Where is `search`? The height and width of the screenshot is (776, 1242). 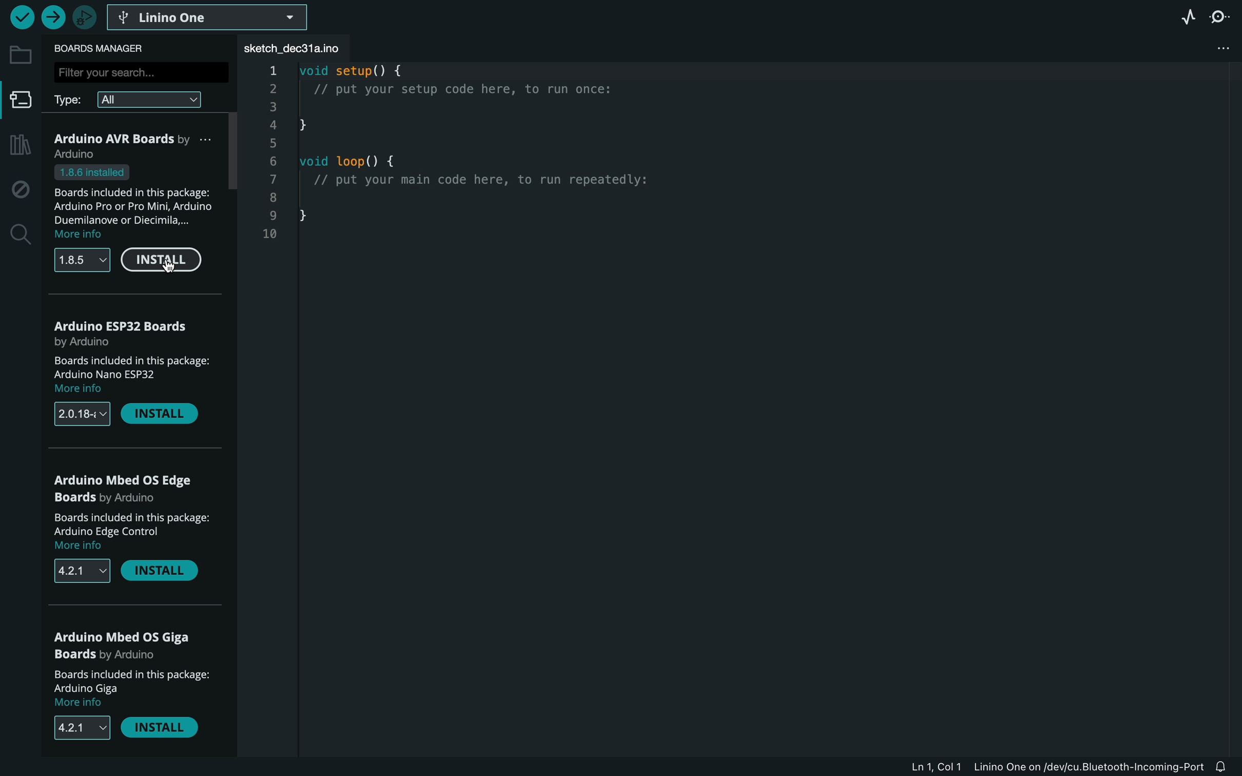 search is located at coordinates (19, 235).